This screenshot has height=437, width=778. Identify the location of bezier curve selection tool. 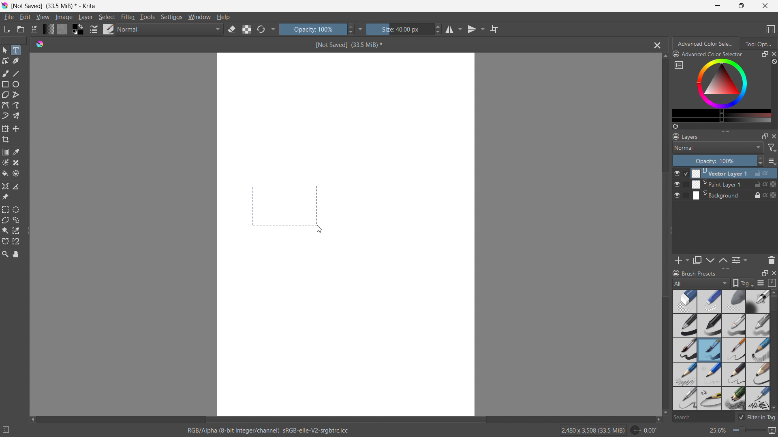
(5, 242).